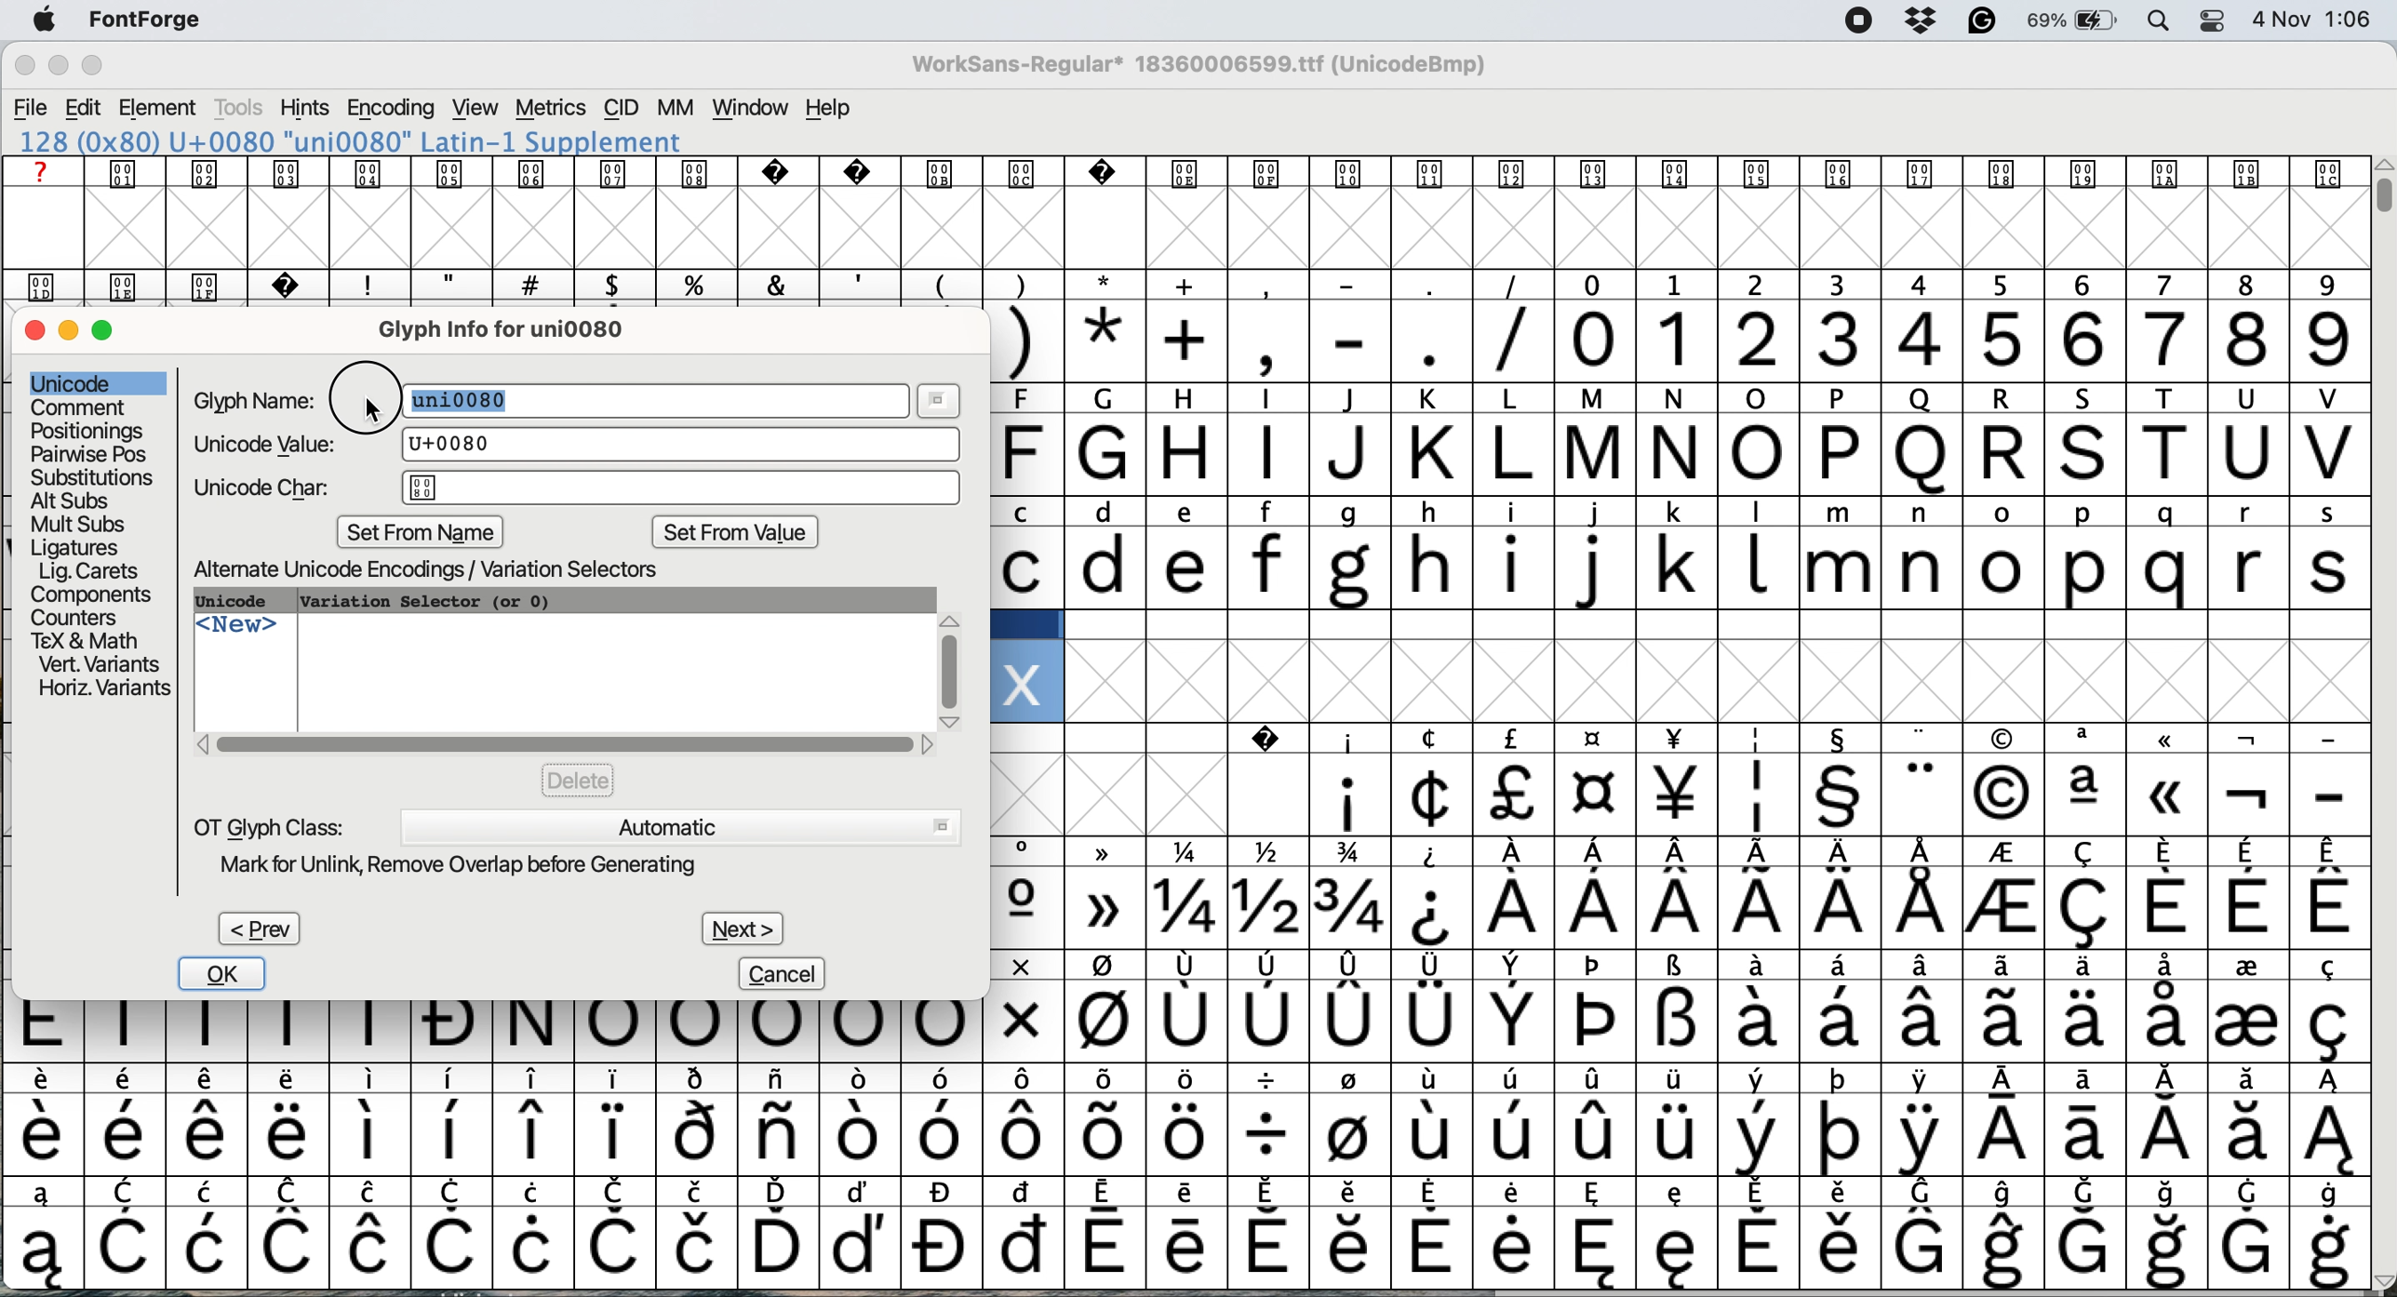 Image resolution: width=2397 pixels, height=1297 pixels. What do you see at coordinates (30, 106) in the screenshot?
I see `file` at bounding box center [30, 106].